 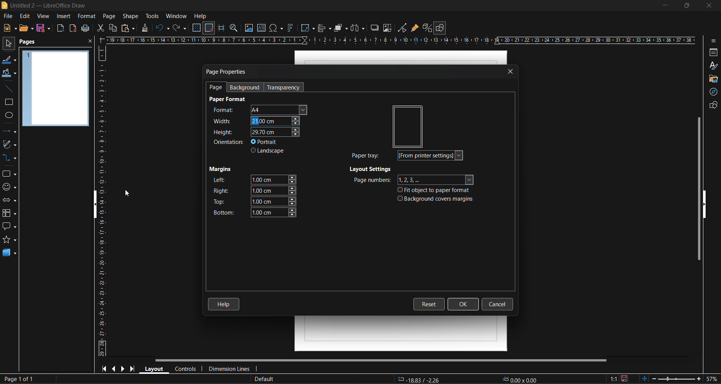 I want to click on show gluepoint, so click(x=414, y=29).